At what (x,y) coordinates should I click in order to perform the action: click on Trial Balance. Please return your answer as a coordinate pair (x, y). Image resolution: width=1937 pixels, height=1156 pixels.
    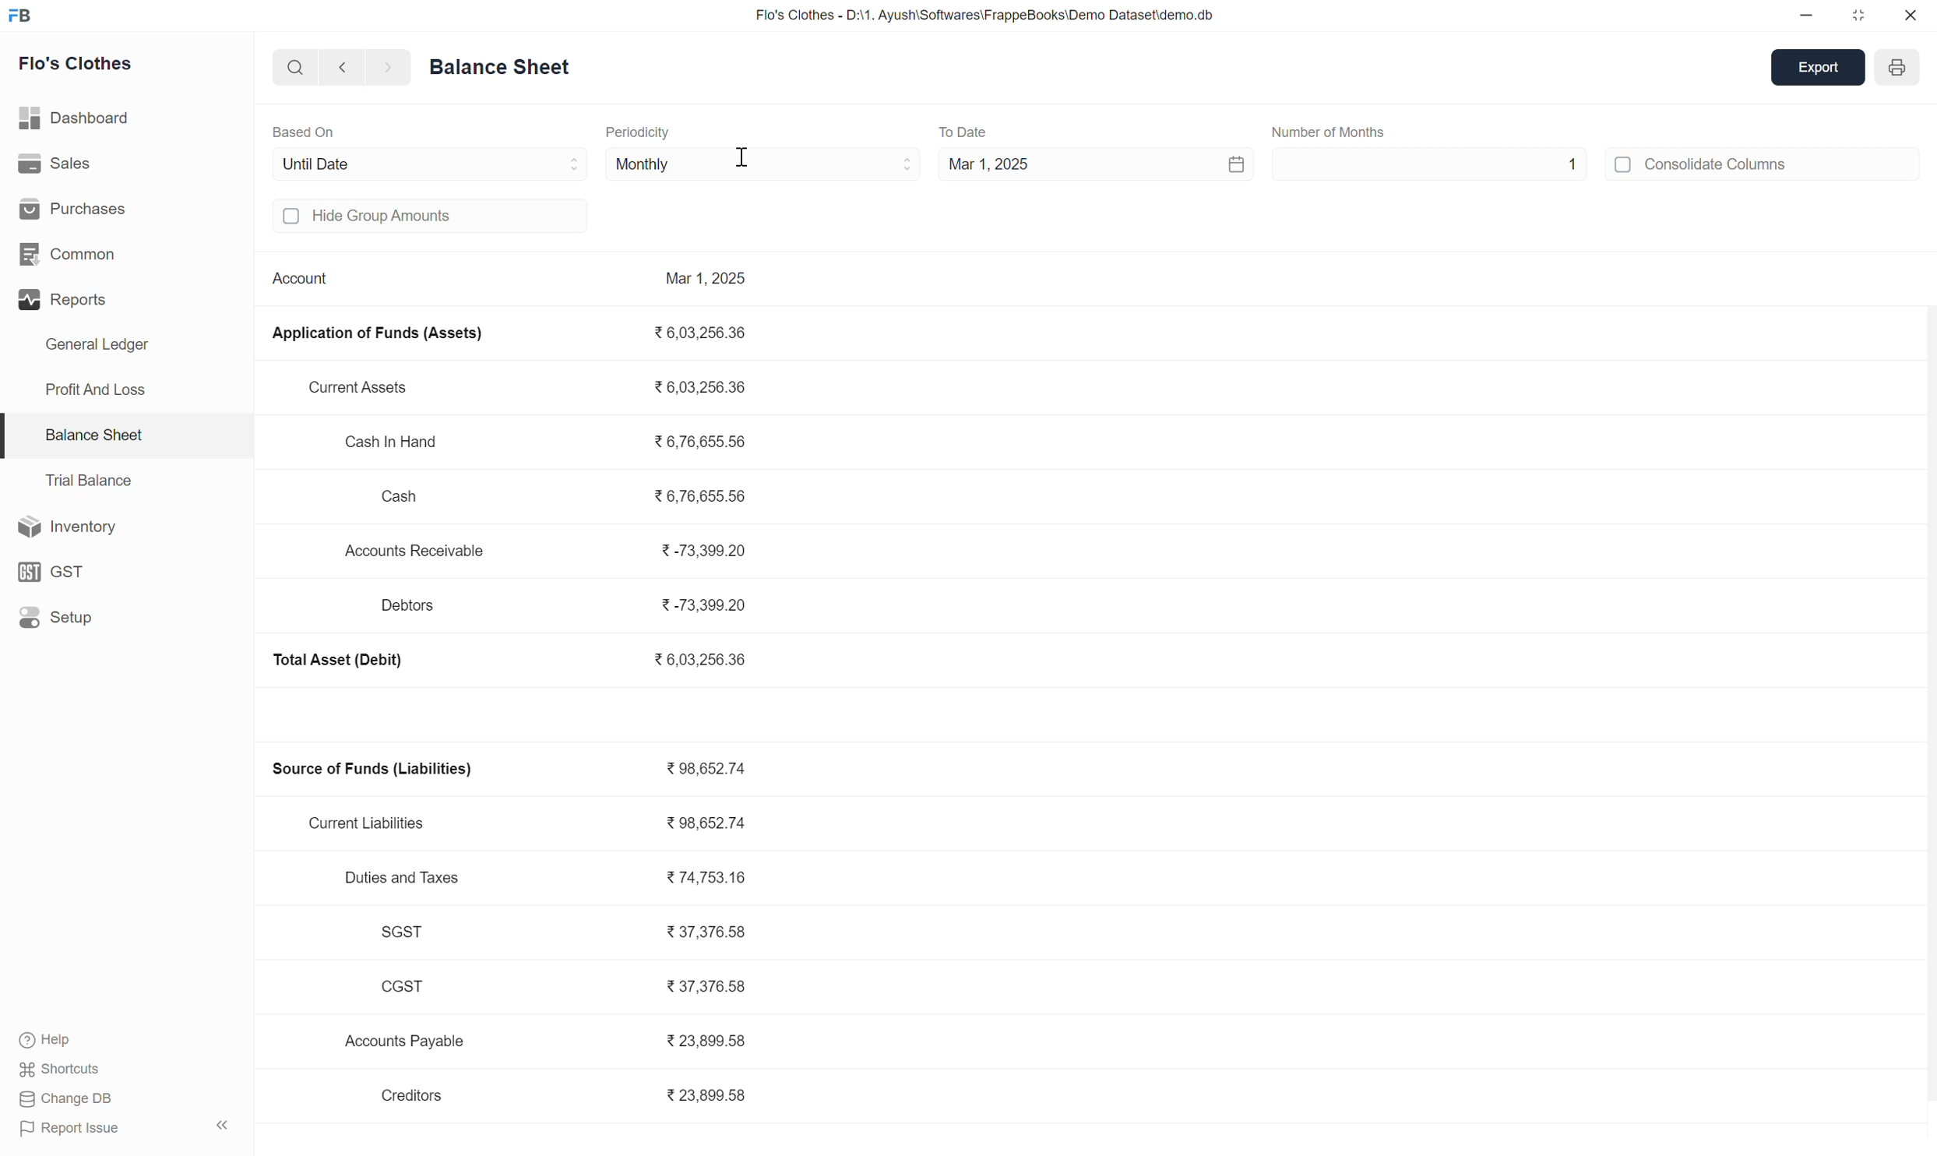
    Looking at the image, I should click on (97, 482).